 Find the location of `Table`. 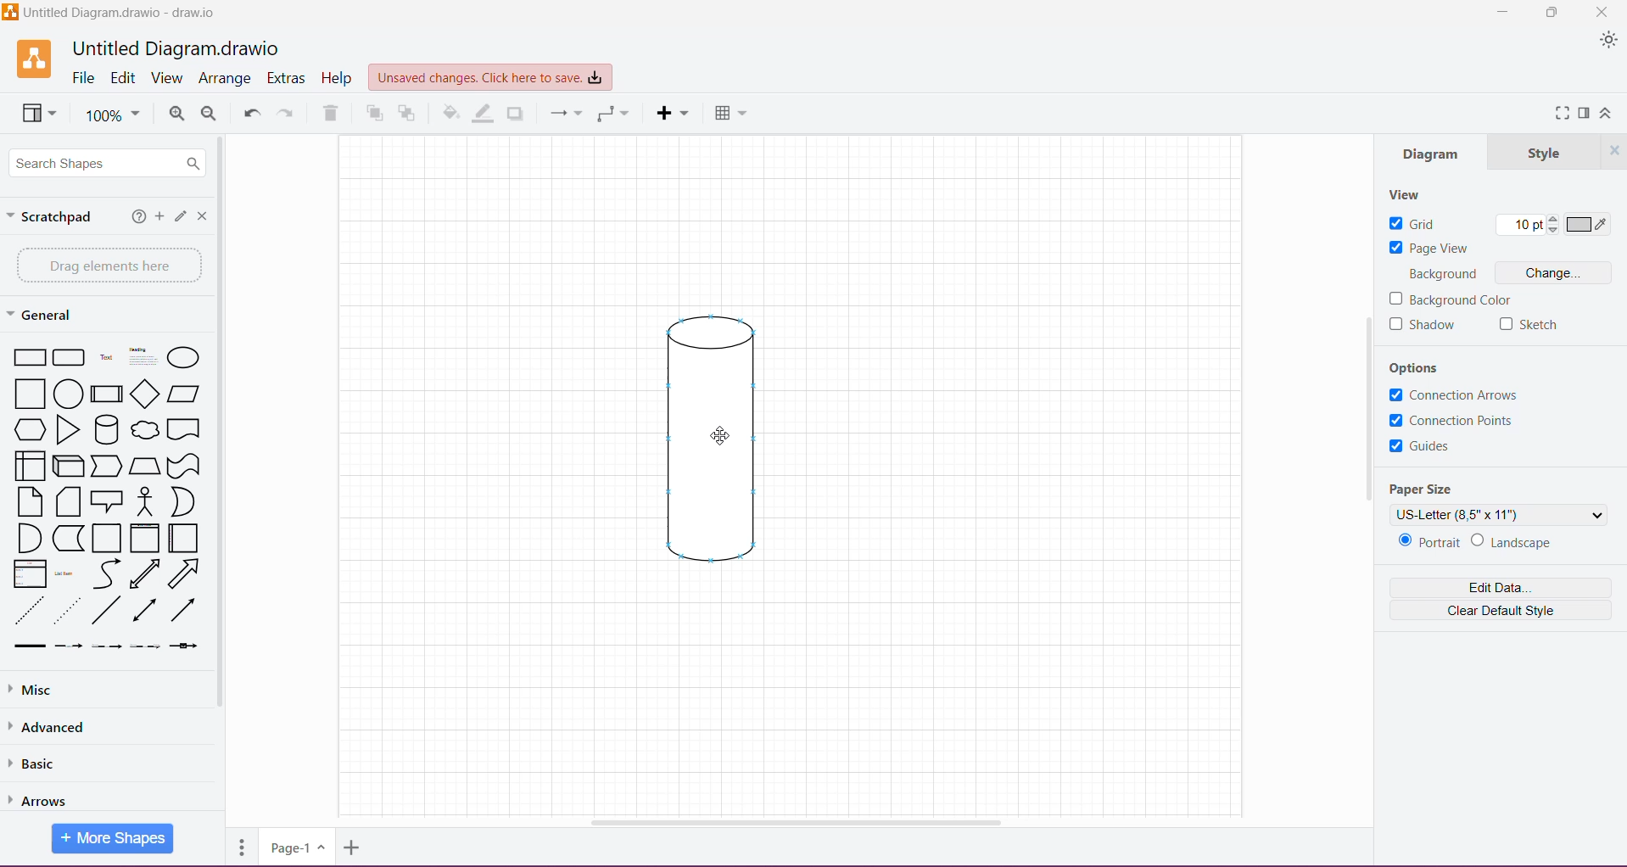

Table is located at coordinates (732, 115).